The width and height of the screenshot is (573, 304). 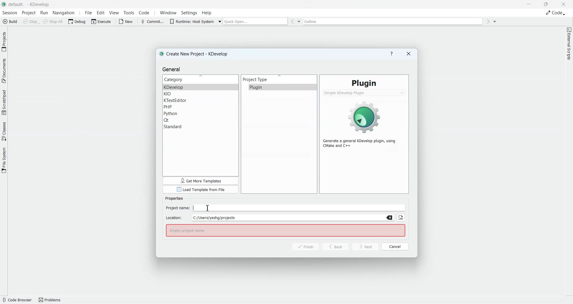 I want to click on Tools, so click(x=128, y=13).